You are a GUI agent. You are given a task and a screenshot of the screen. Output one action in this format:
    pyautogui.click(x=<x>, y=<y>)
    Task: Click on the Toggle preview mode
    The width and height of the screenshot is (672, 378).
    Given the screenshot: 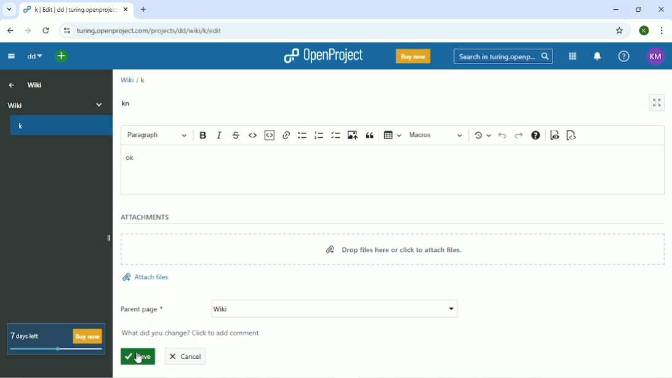 What is the action you would take?
    pyautogui.click(x=554, y=135)
    